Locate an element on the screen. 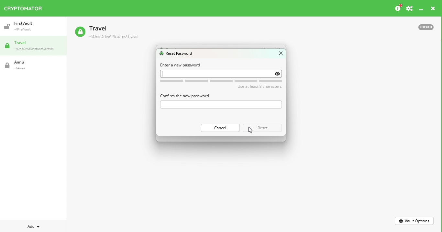 The width and height of the screenshot is (442, 232). Use at least 8 characters is located at coordinates (223, 84).